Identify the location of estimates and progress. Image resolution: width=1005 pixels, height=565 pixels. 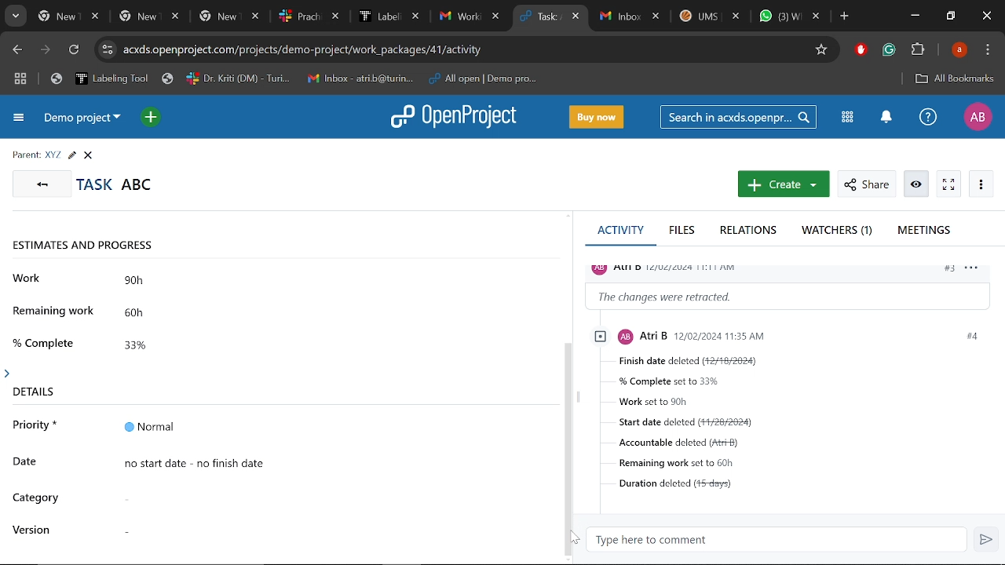
(92, 246).